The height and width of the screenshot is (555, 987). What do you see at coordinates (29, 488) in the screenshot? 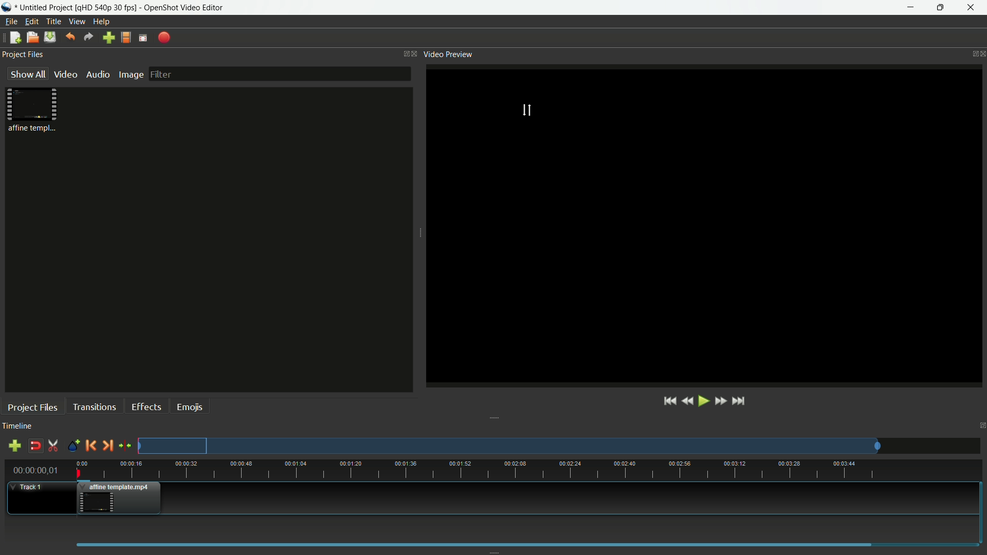
I see `track 1` at bounding box center [29, 488].